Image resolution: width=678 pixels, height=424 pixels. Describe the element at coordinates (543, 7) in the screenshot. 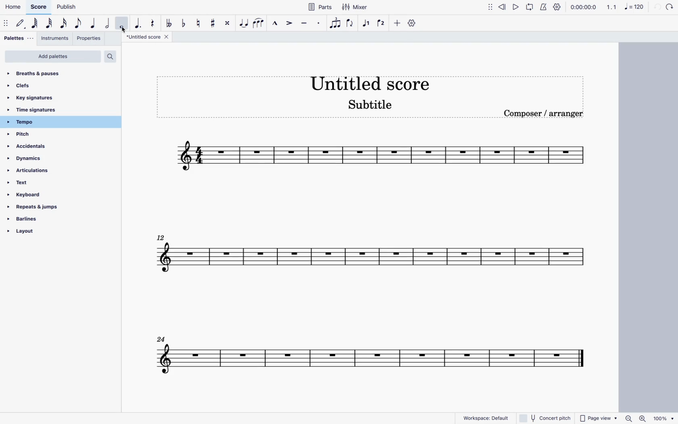

I see `metronome` at that location.